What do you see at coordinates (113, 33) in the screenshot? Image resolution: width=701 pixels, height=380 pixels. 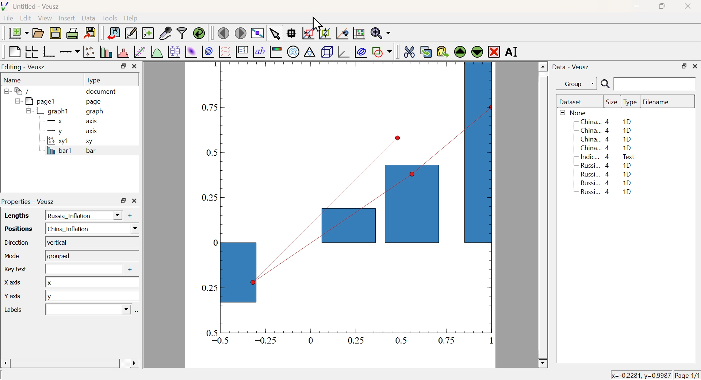 I see `Import Data` at bounding box center [113, 33].